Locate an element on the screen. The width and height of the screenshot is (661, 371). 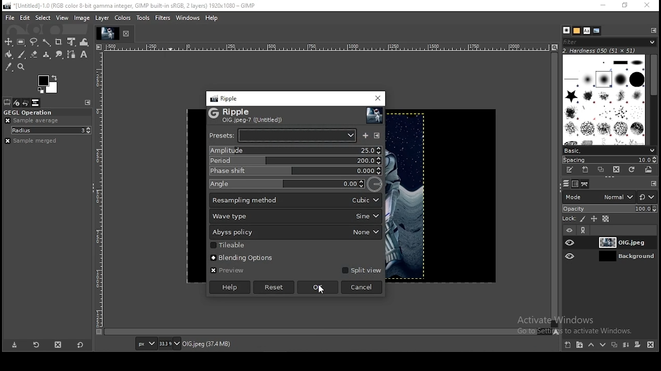
channels  is located at coordinates (576, 184).